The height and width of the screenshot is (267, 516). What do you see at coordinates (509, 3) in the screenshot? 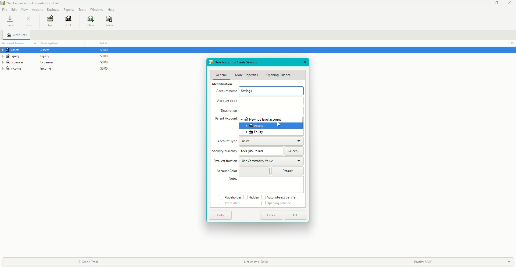
I see `Close` at bounding box center [509, 3].